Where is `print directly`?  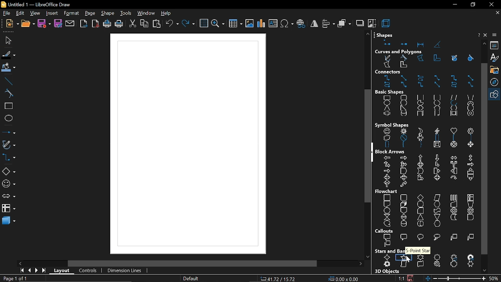
print directly is located at coordinates (106, 24).